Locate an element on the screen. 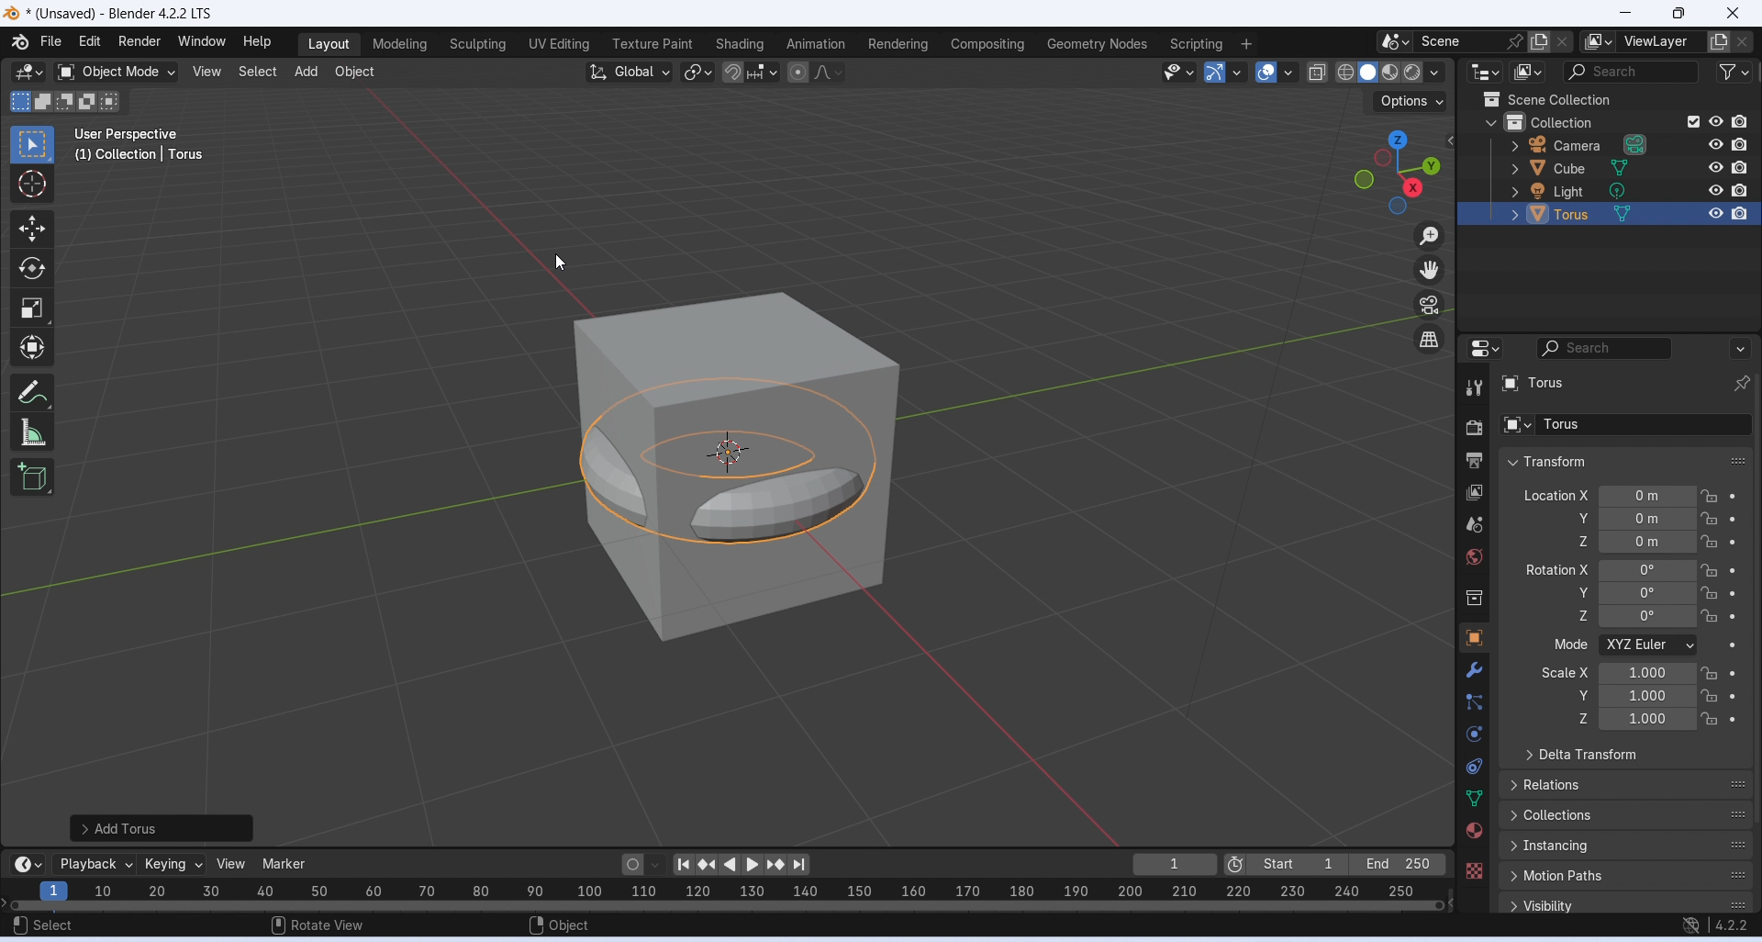  Close is located at coordinates (1735, 14).